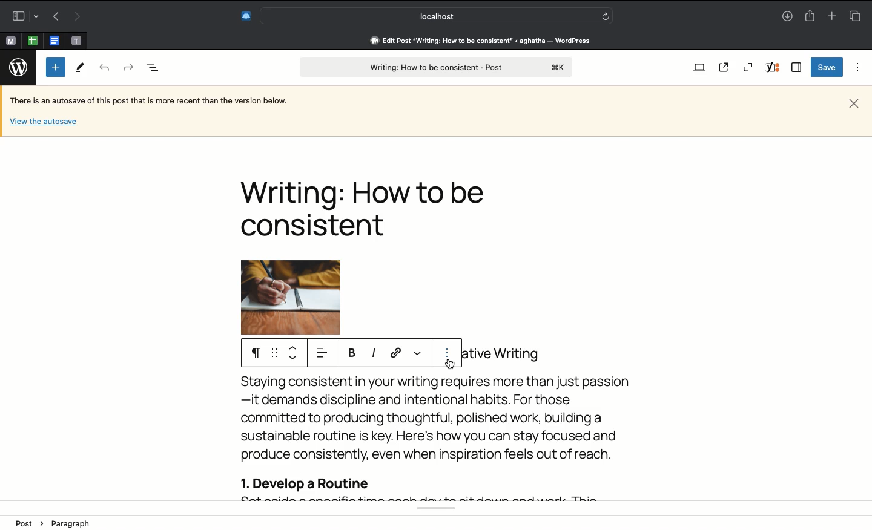 Image resolution: width=872 pixels, height=530 pixels. Describe the element at coordinates (78, 39) in the screenshot. I see `pinned tab` at that location.